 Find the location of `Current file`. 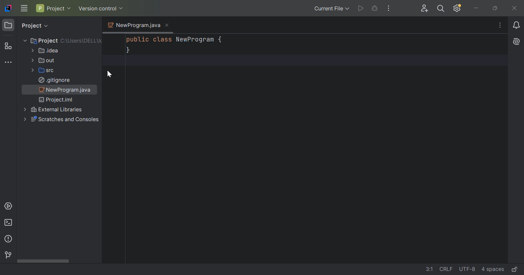

Current file is located at coordinates (327, 9).